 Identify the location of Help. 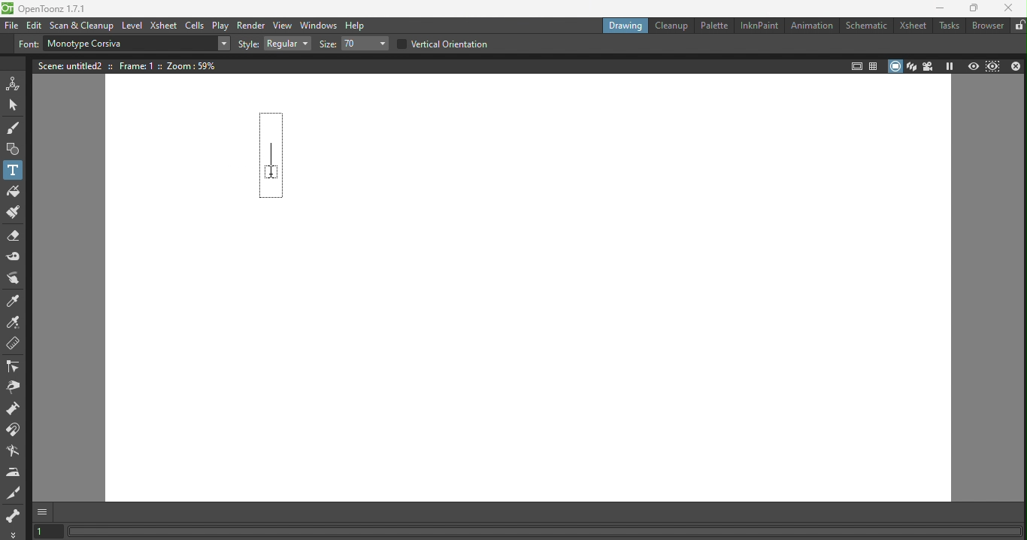
(359, 24).